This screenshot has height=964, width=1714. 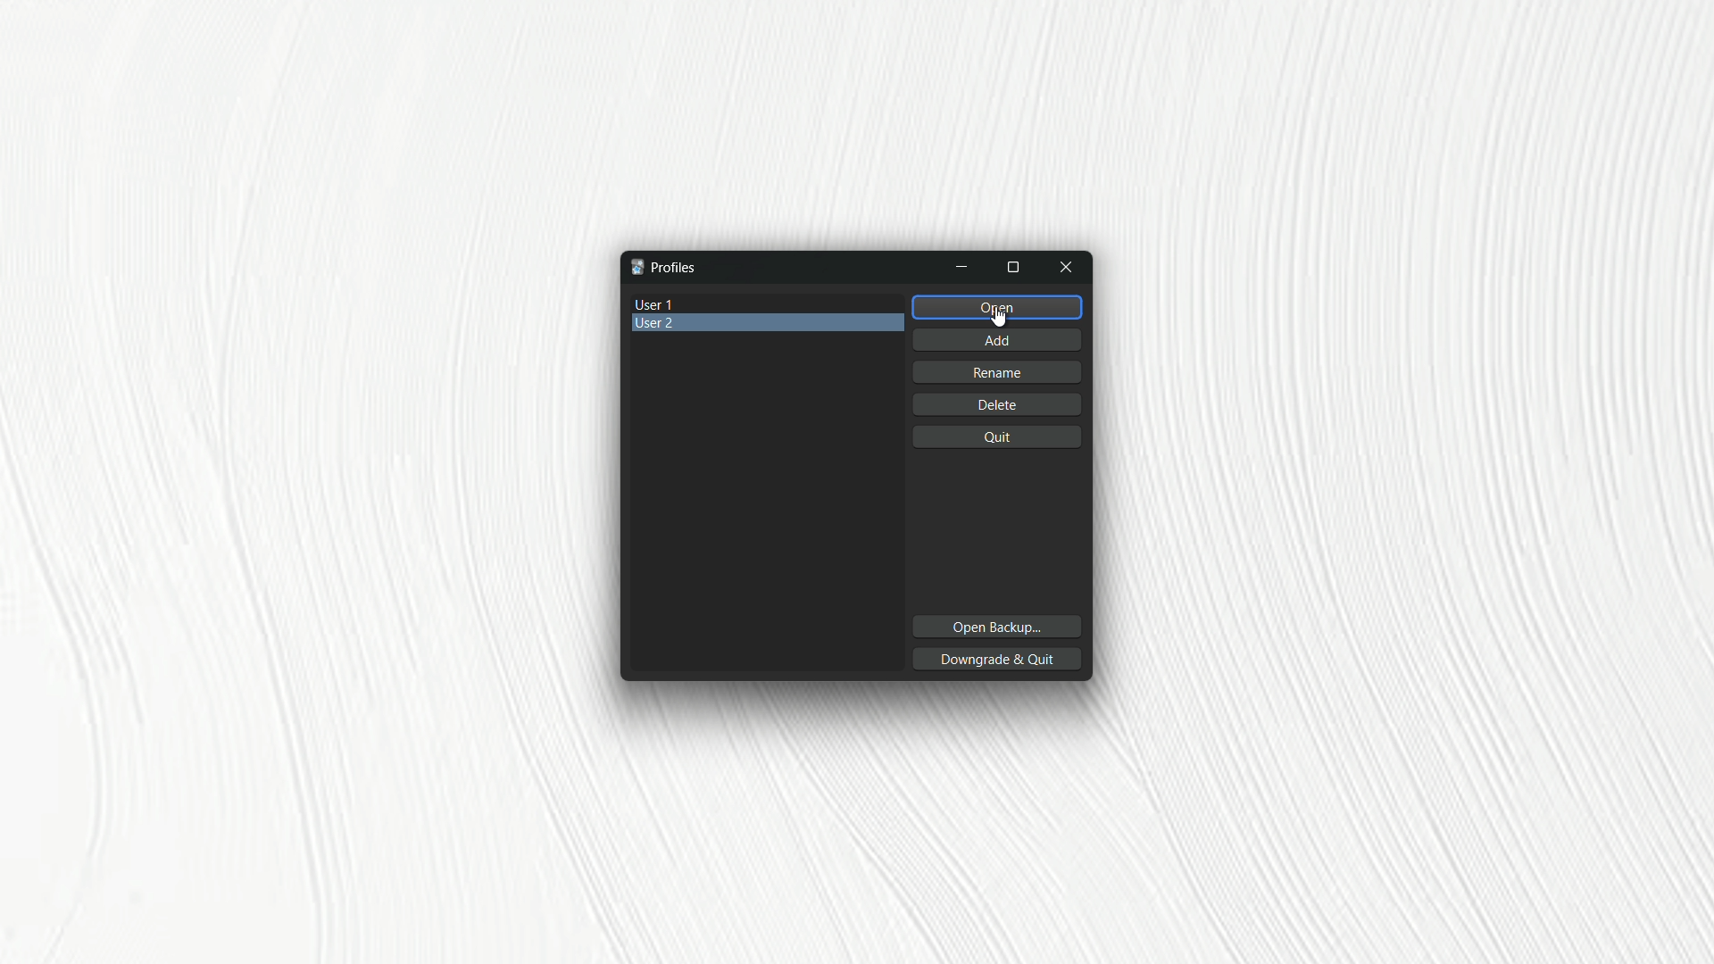 I want to click on minimize, so click(x=962, y=267).